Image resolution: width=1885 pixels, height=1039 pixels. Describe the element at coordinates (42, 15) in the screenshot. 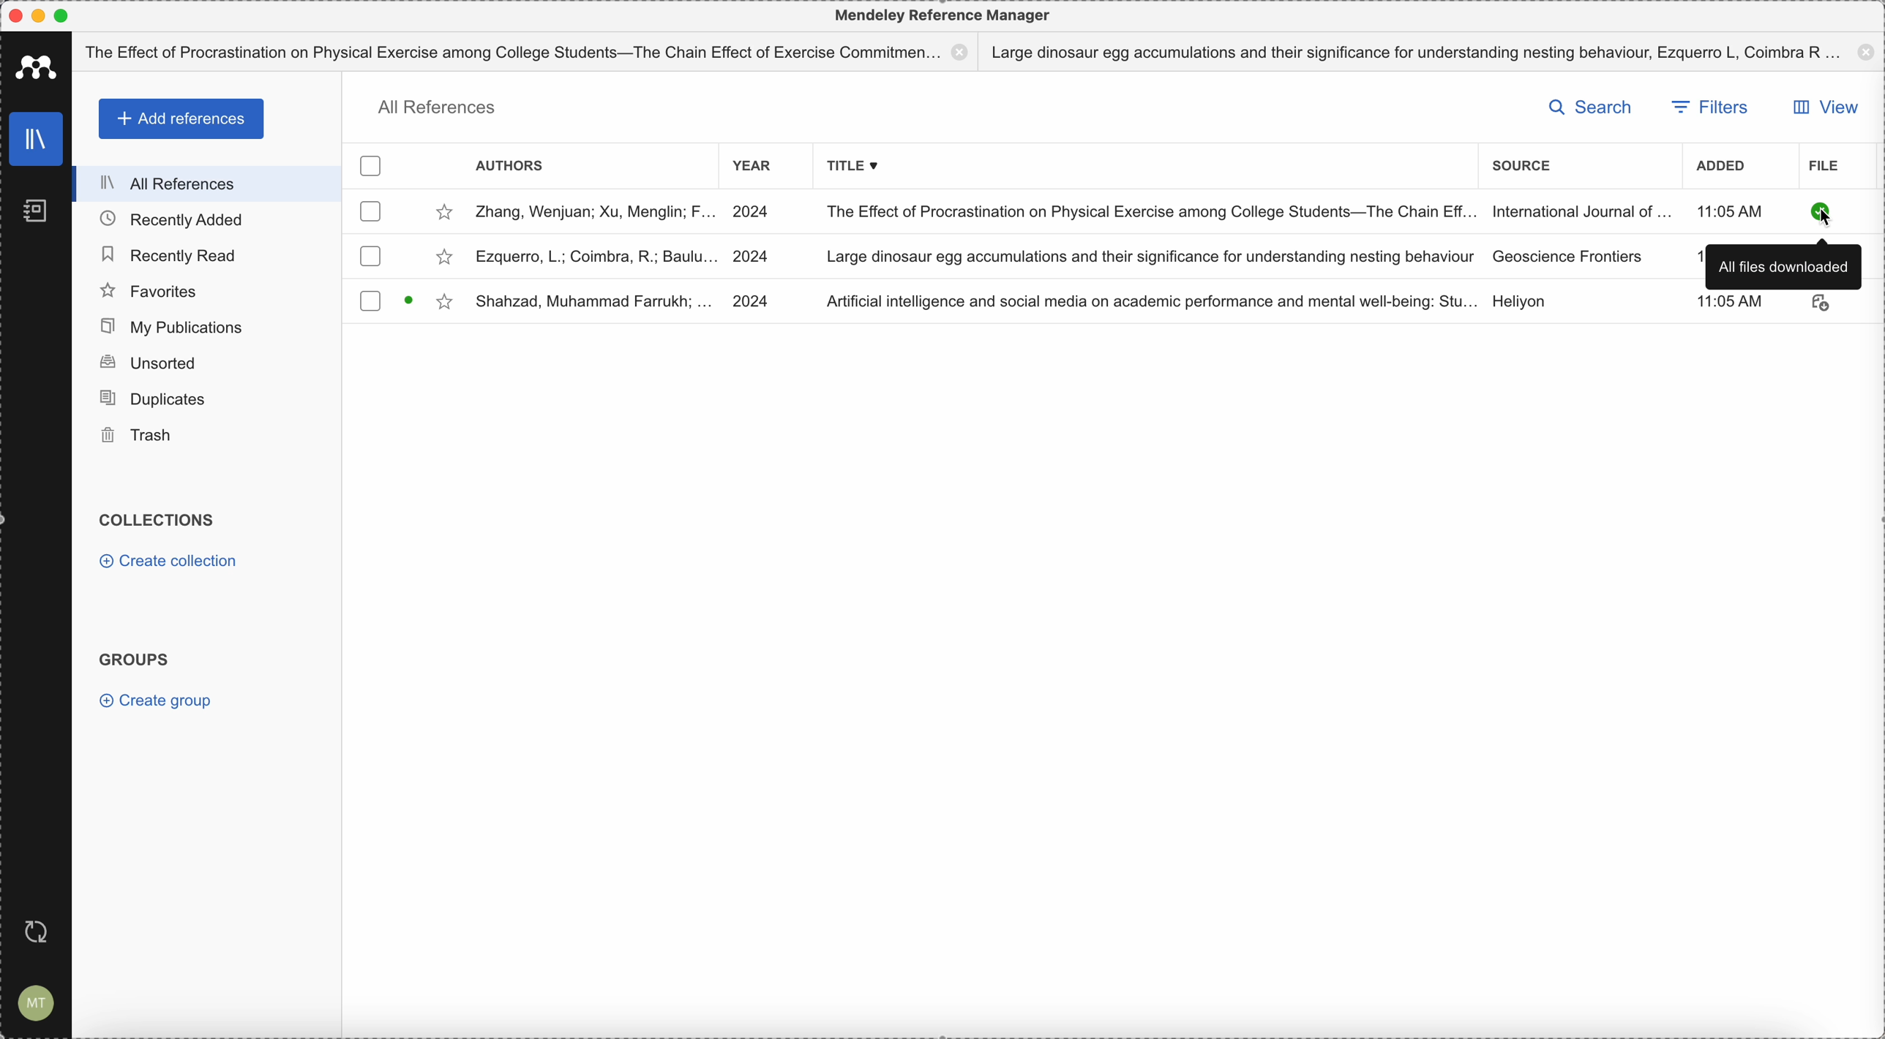

I see `minimize` at that location.